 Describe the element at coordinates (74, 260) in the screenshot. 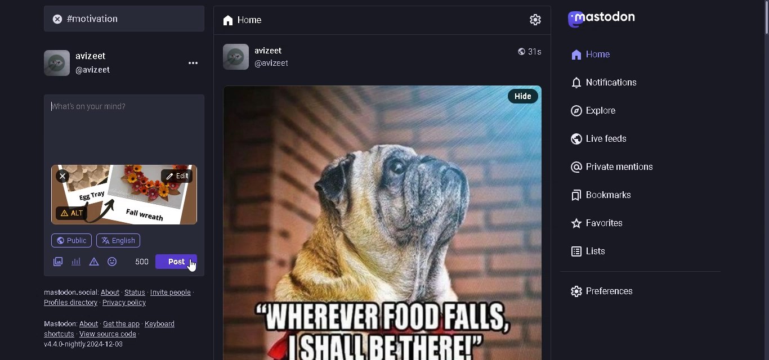

I see `add poll` at that location.